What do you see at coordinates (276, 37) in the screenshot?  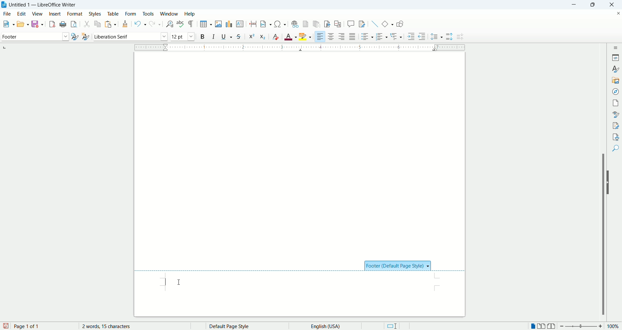 I see `clear formatting` at bounding box center [276, 37].